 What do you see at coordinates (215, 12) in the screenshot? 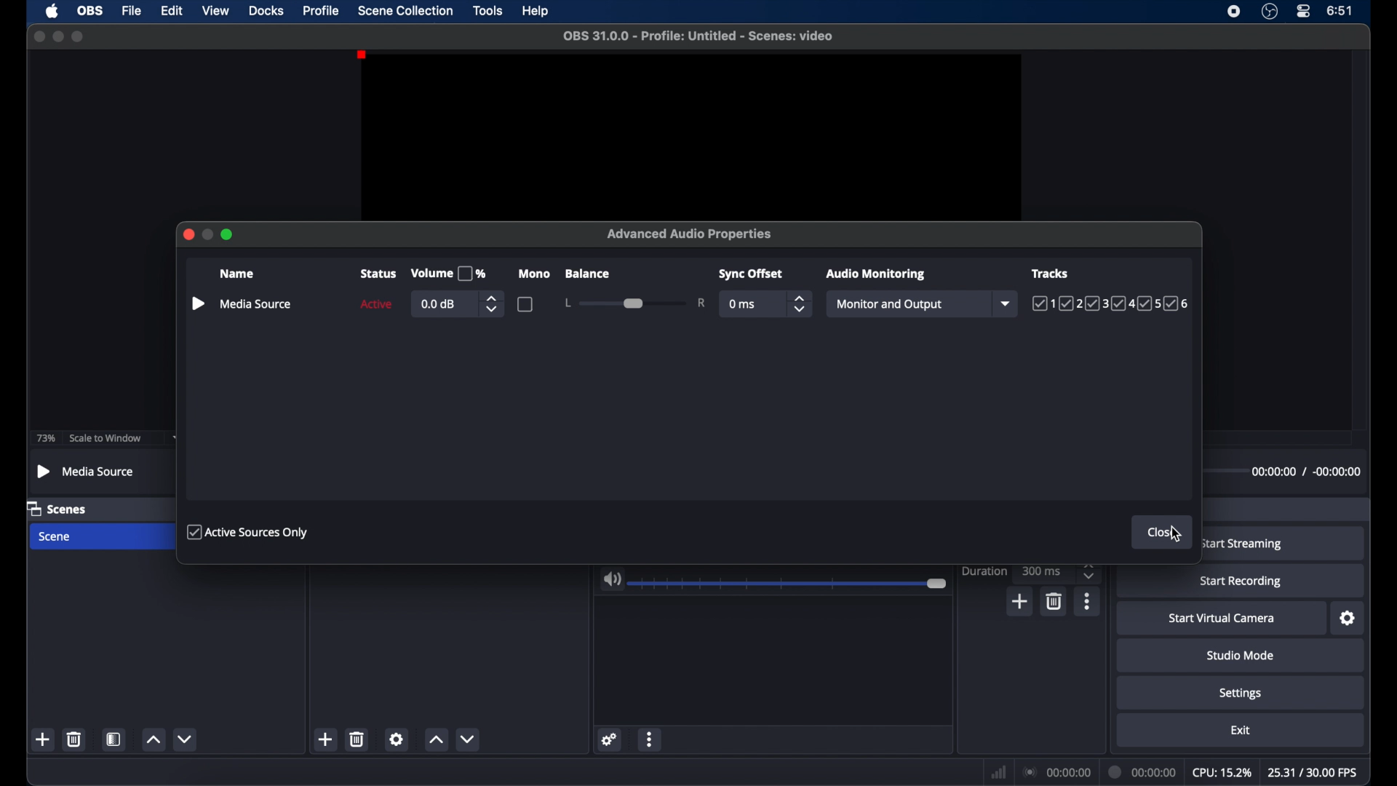
I see `view` at bounding box center [215, 12].